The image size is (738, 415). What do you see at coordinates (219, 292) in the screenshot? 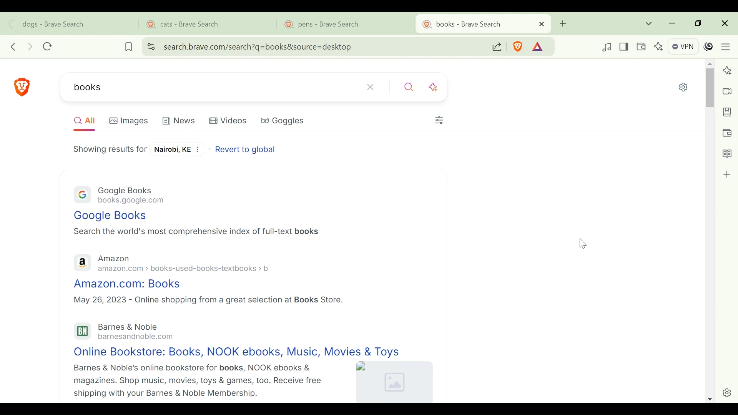
I see `Amazon.com: Books
May 26, 2023 - Online shopping from a great selection at Books Store.` at bounding box center [219, 292].